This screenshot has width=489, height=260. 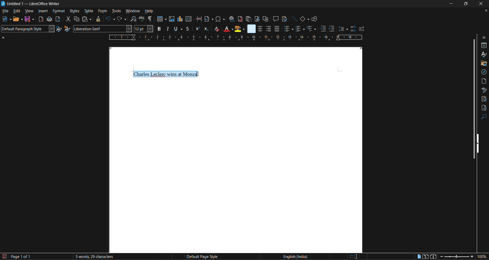 What do you see at coordinates (133, 19) in the screenshot?
I see `find and replace` at bounding box center [133, 19].